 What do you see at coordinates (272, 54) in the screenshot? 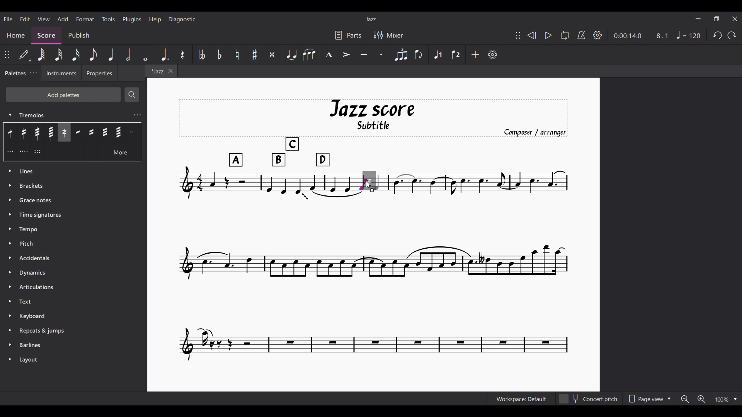
I see `Toggle double sharp` at bounding box center [272, 54].